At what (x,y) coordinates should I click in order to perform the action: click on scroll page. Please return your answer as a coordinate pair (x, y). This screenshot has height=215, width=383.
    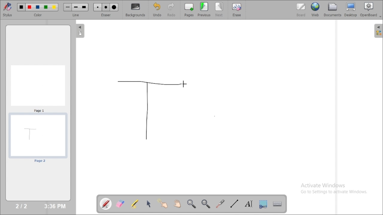
    Looking at the image, I should click on (177, 203).